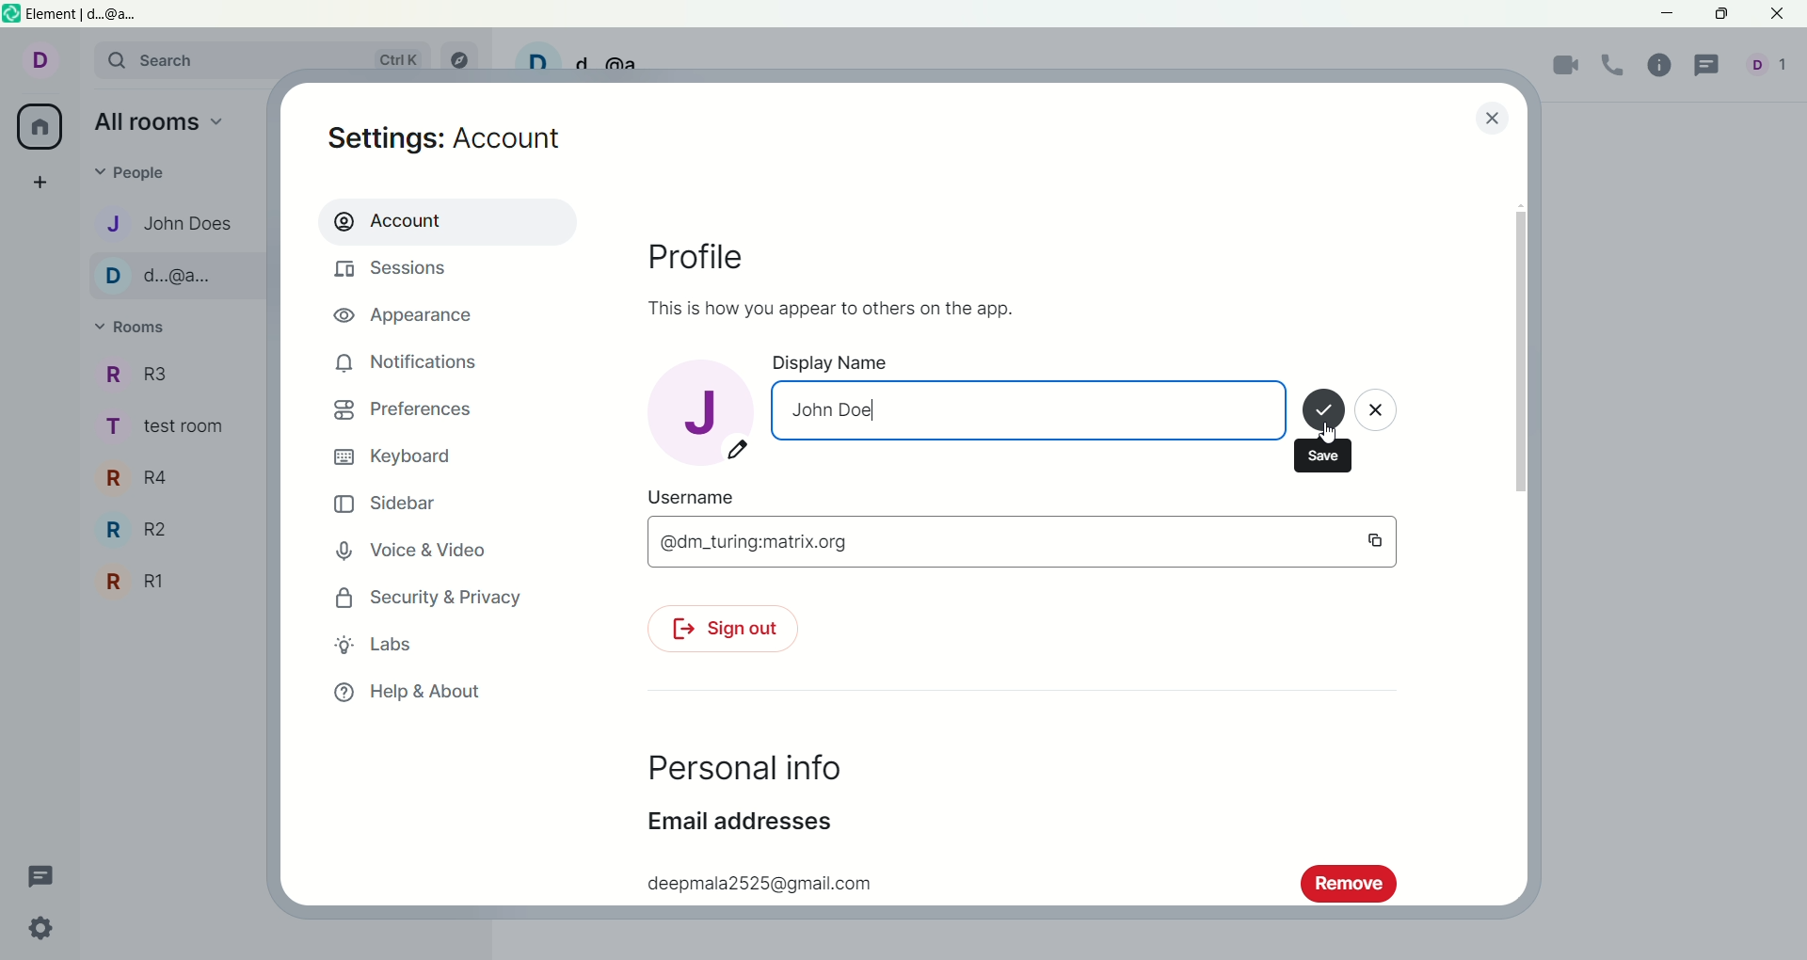 This screenshot has width=1807, height=960. I want to click on search, so click(270, 61).